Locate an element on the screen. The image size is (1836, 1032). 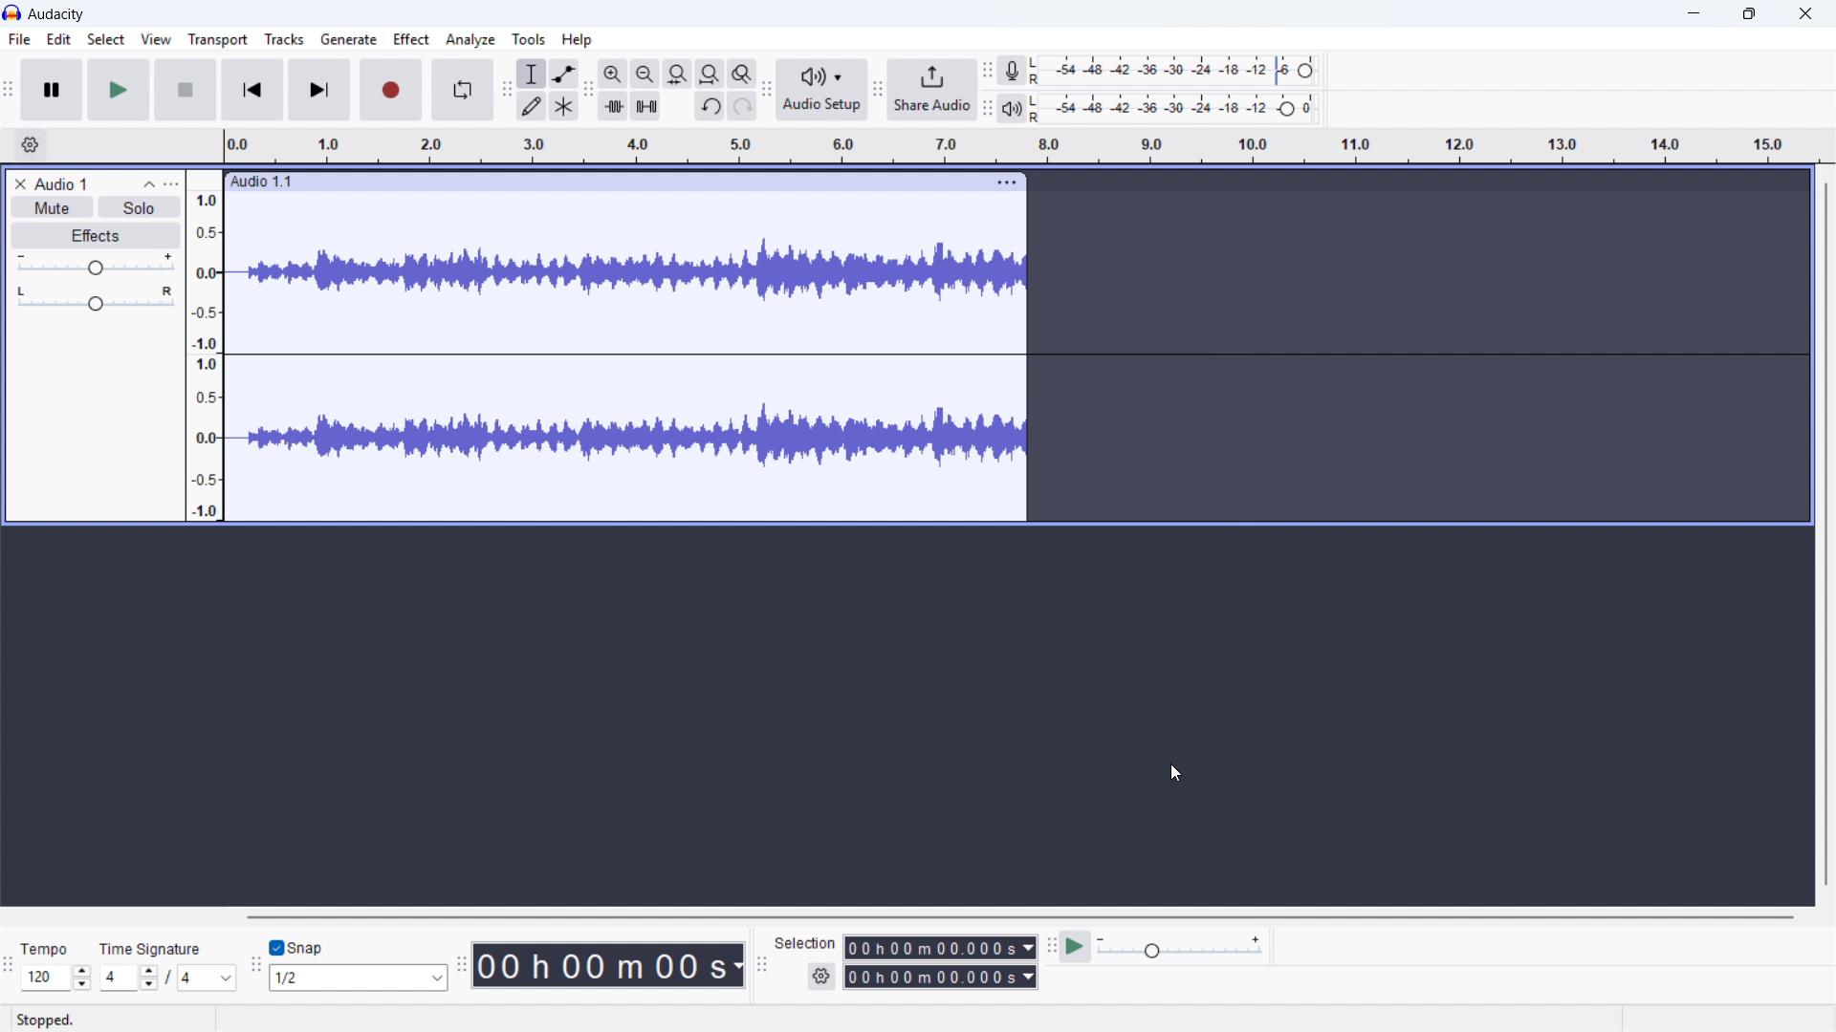
Amplitude  is located at coordinates (204, 345).